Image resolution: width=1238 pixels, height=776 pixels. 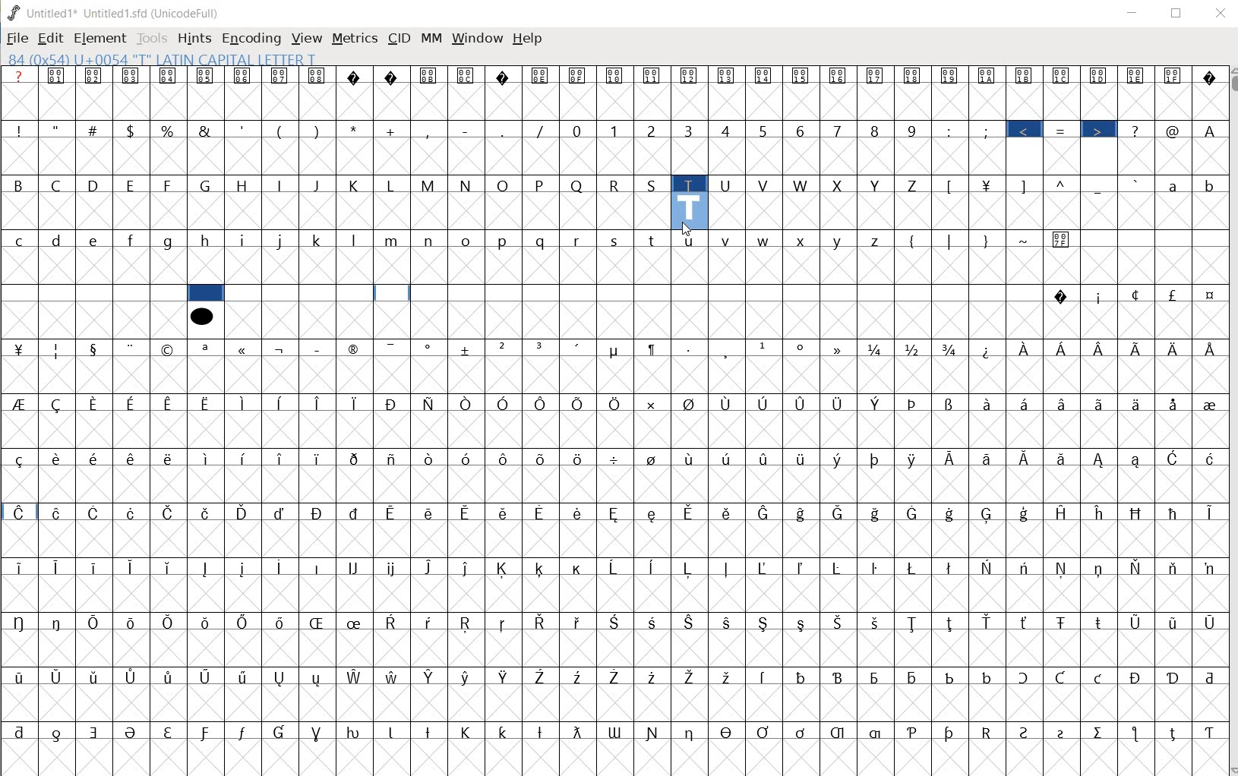 I want to click on 7, so click(x=836, y=130).